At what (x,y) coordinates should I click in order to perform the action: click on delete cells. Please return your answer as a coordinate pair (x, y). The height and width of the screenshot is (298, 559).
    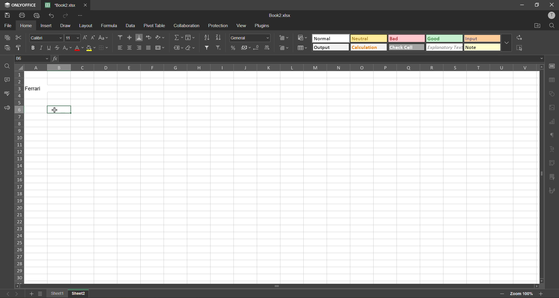
    Looking at the image, I should click on (284, 48).